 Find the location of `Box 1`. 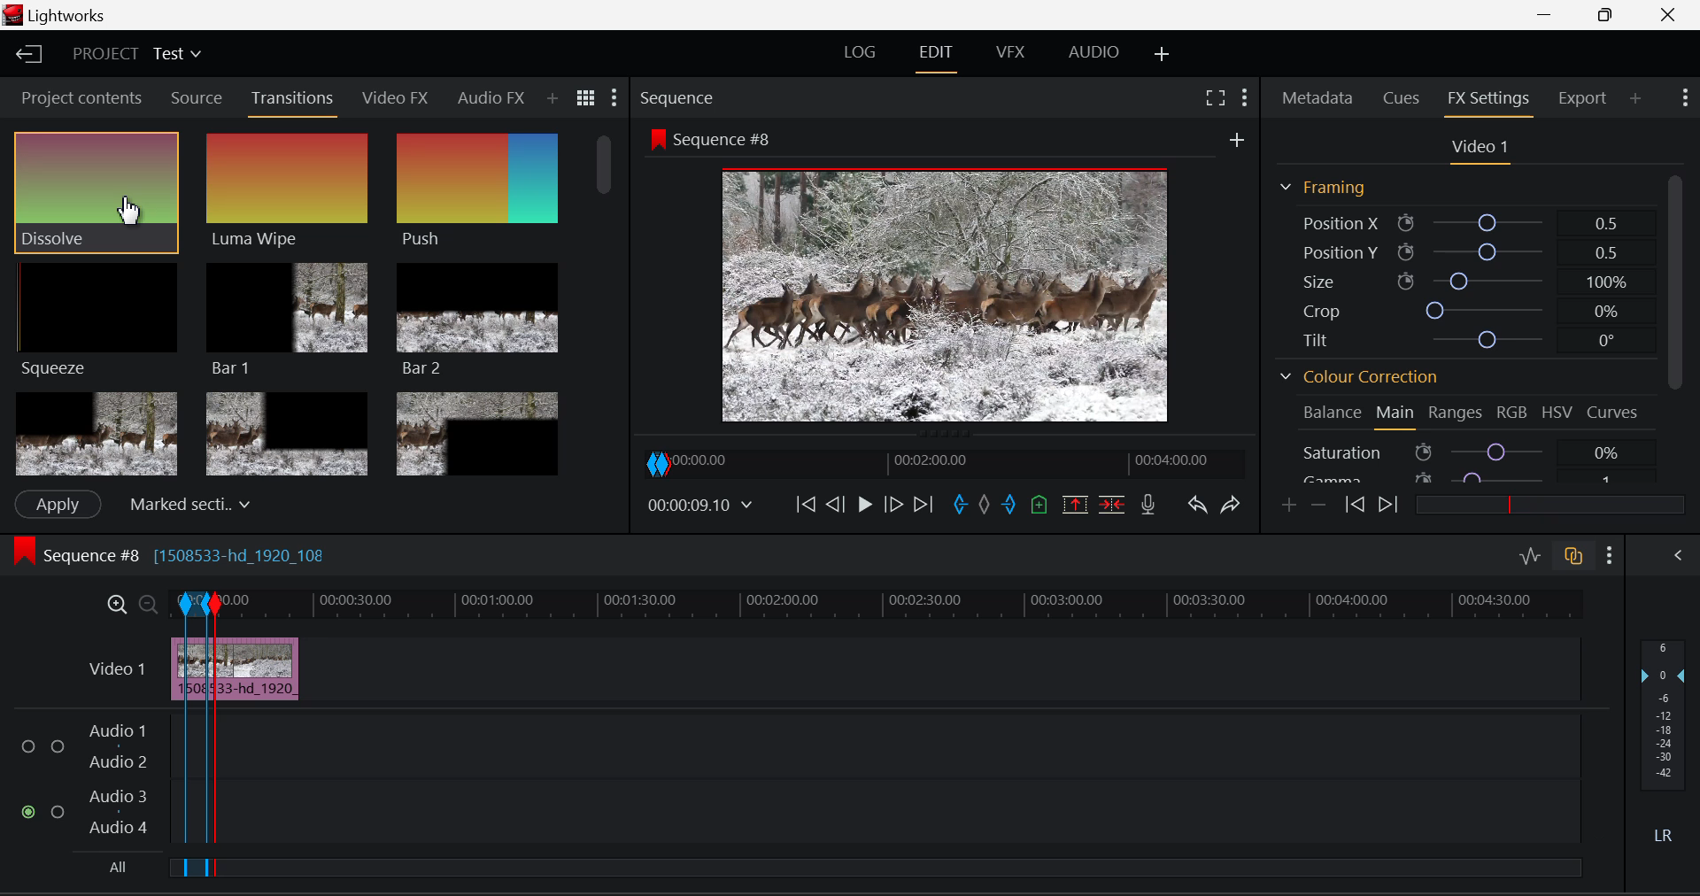

Box 1 is located at coordinates (95, 435).